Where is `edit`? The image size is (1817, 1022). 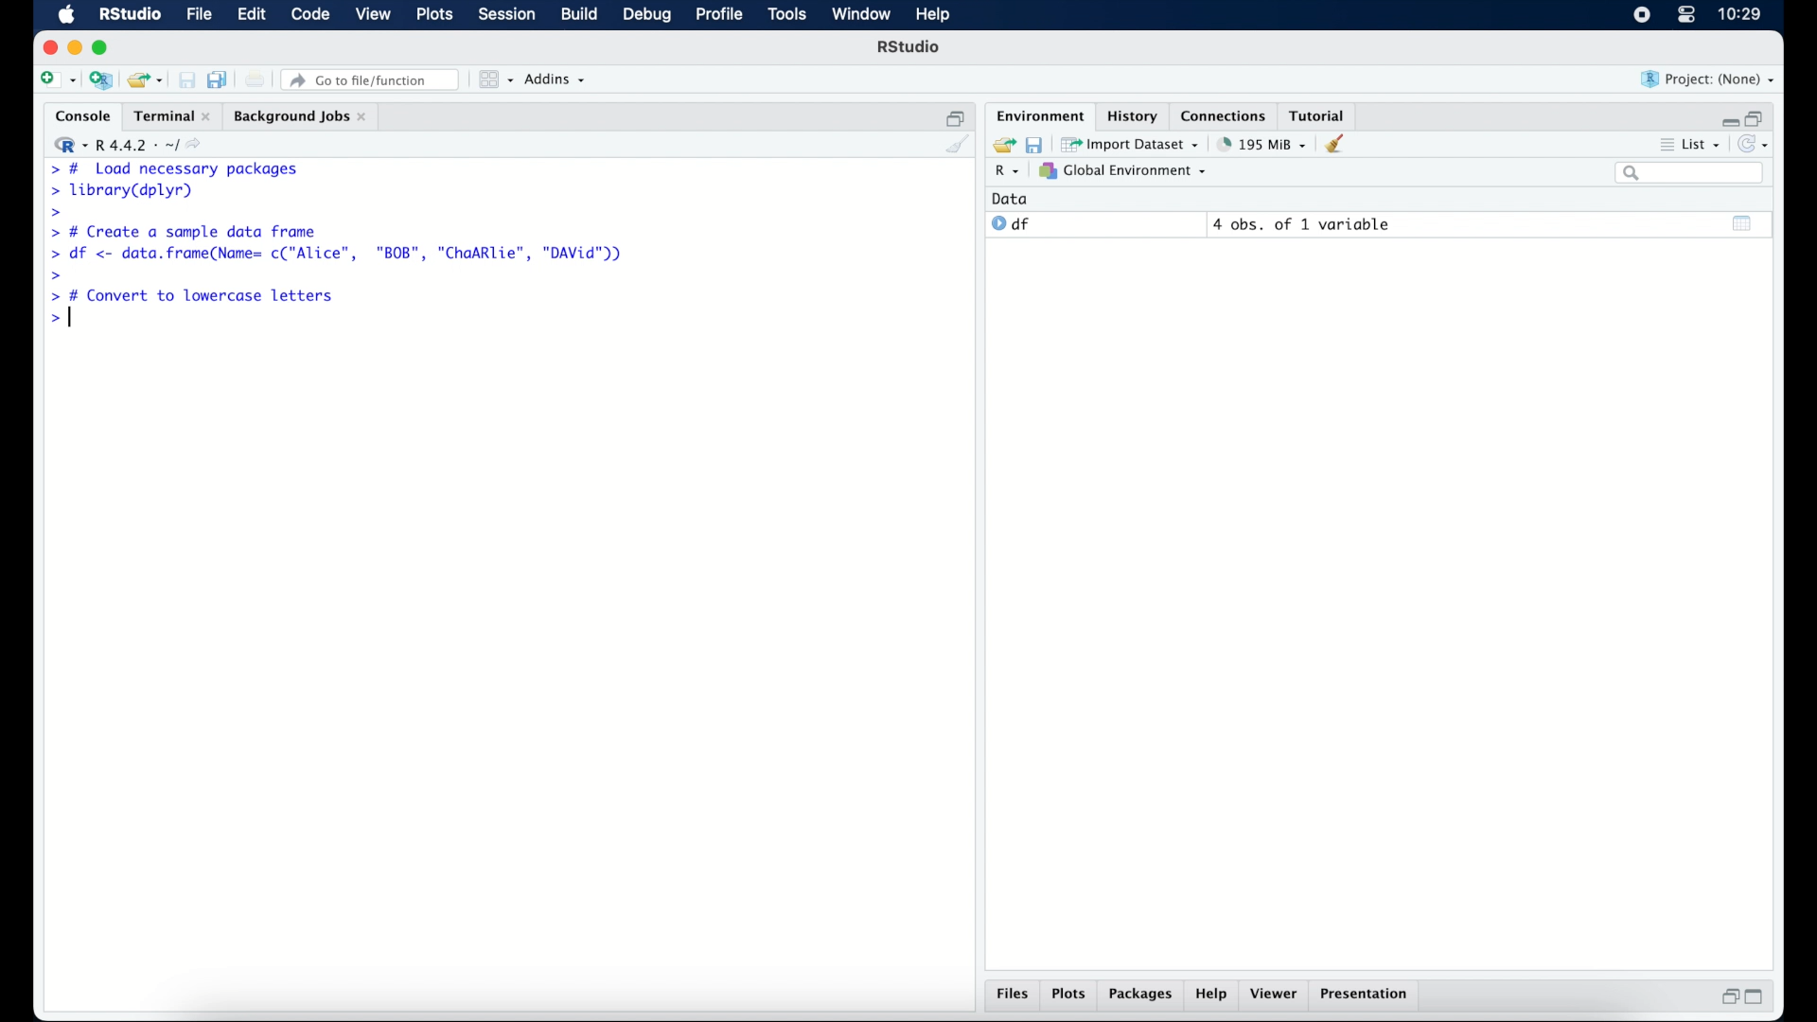 edit is located at coordinates (250, 15).